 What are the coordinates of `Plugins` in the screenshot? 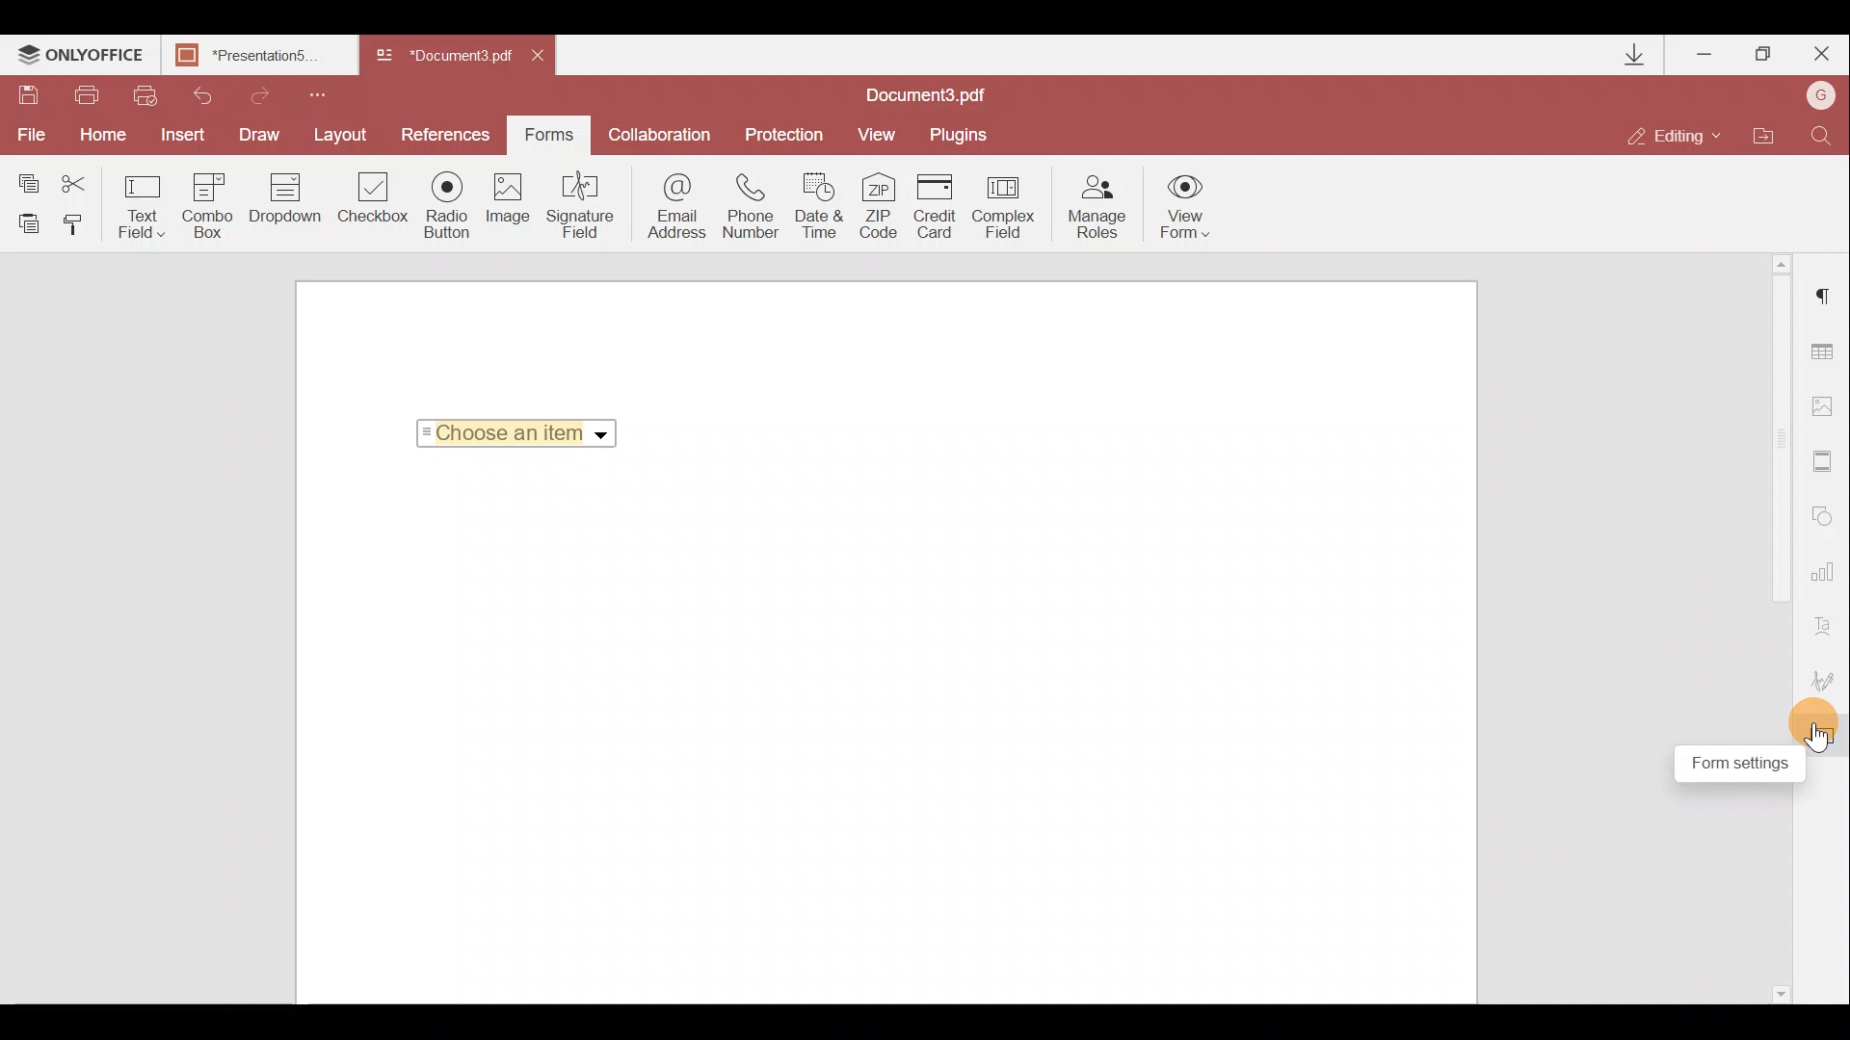 It's located at (962, 132).